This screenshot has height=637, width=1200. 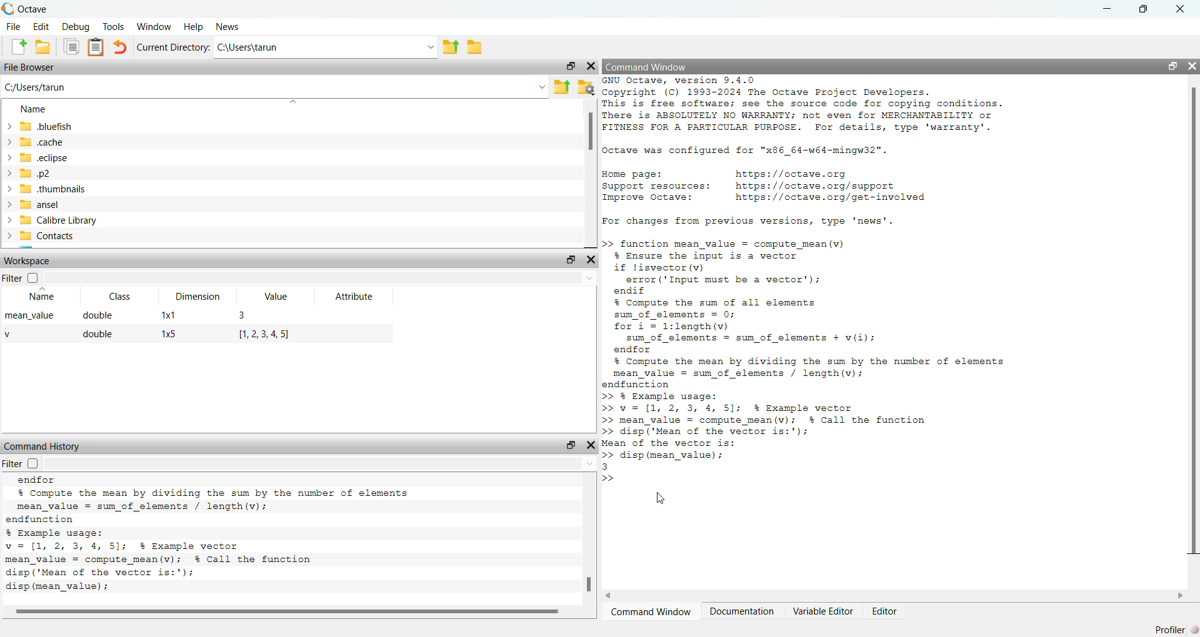 I want to click on Drop-down , so click(x=430, y=47).